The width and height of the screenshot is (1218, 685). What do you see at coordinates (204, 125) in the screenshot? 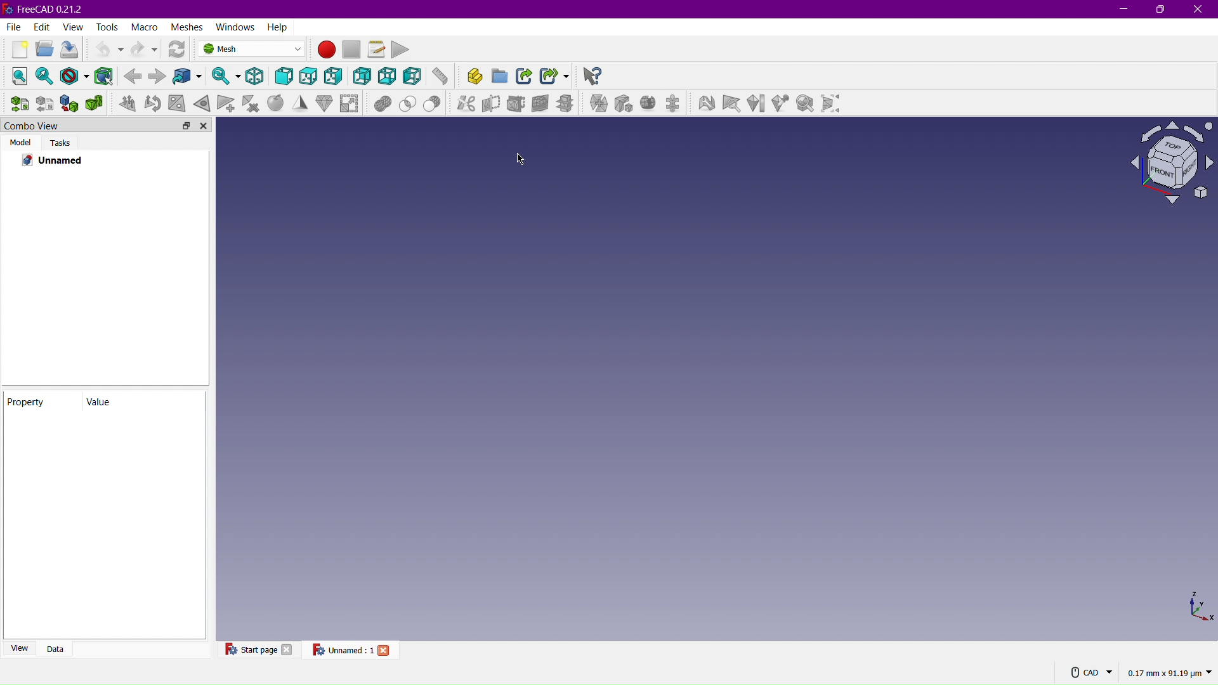
I see `close` at bounding box center [204, 125].